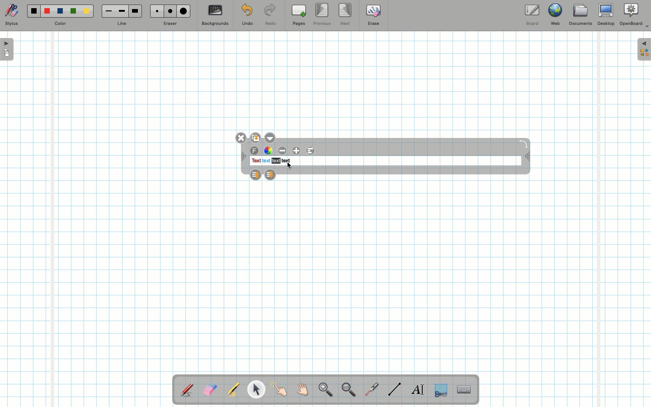 This screenshot has height=407, width=651. Describe the element at coordinates (73, 12) in the screenshot. I see `Green` at that location.